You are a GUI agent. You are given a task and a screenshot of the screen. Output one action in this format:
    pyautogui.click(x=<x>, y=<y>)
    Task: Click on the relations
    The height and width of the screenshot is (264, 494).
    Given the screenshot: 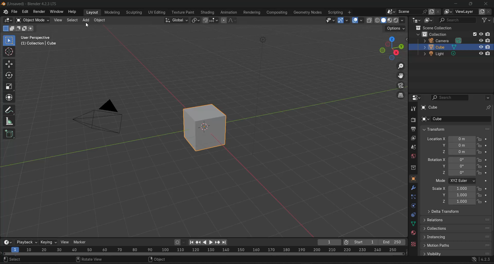 What is the action you would take?
    pyautogui.click(x=456, y=221)
    